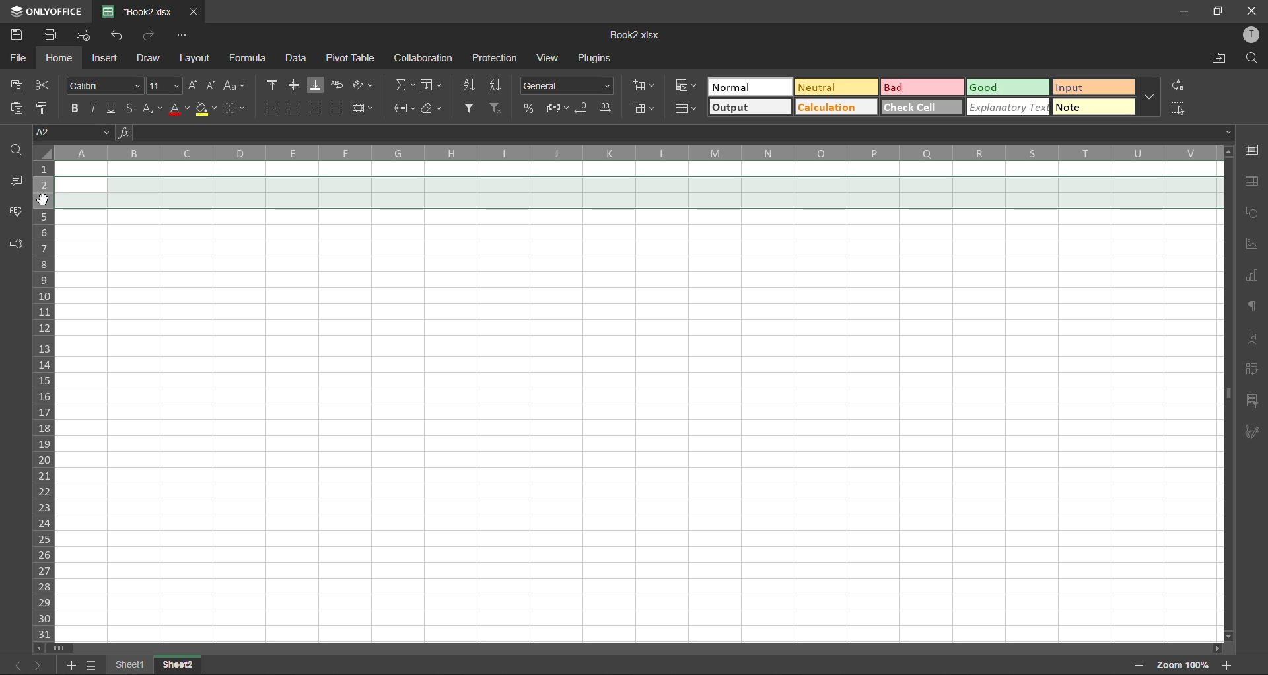  What do you see at coordinates (74, 133) in the screenshot?
I see `cell address` at bounding box center [74, 133].